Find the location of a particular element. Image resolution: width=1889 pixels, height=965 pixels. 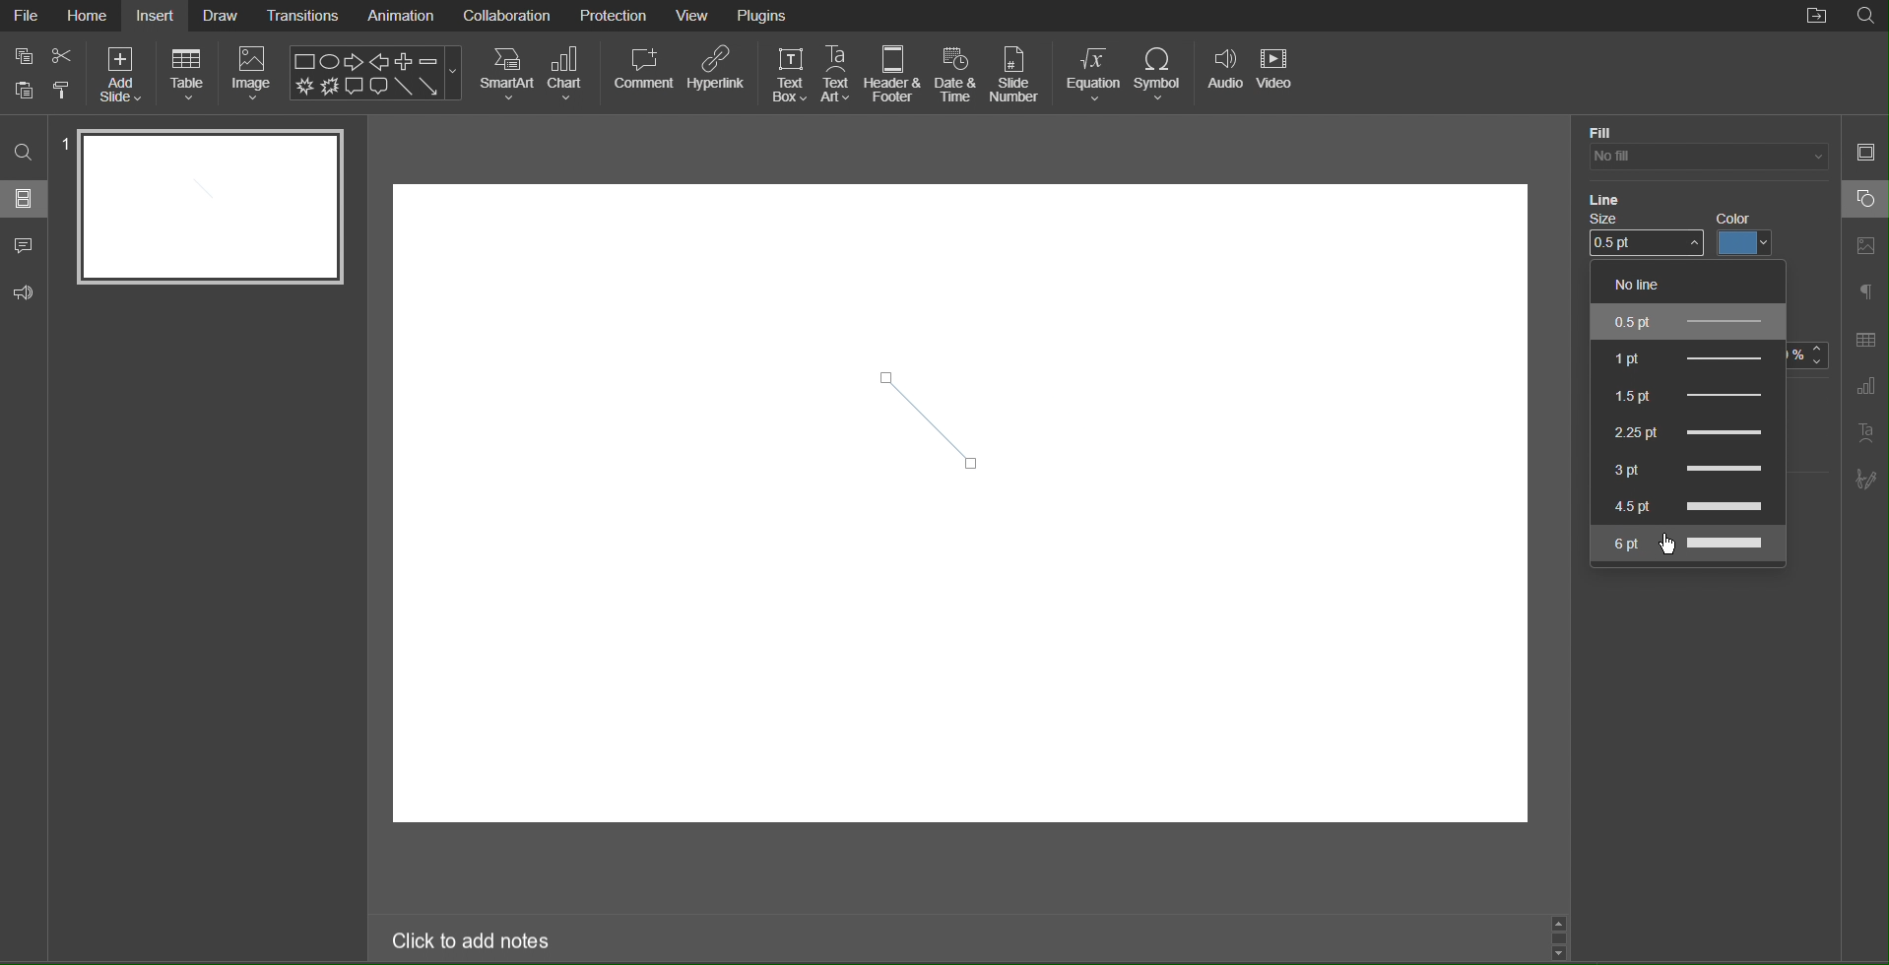

Insert is located at coordinates (156, 15).